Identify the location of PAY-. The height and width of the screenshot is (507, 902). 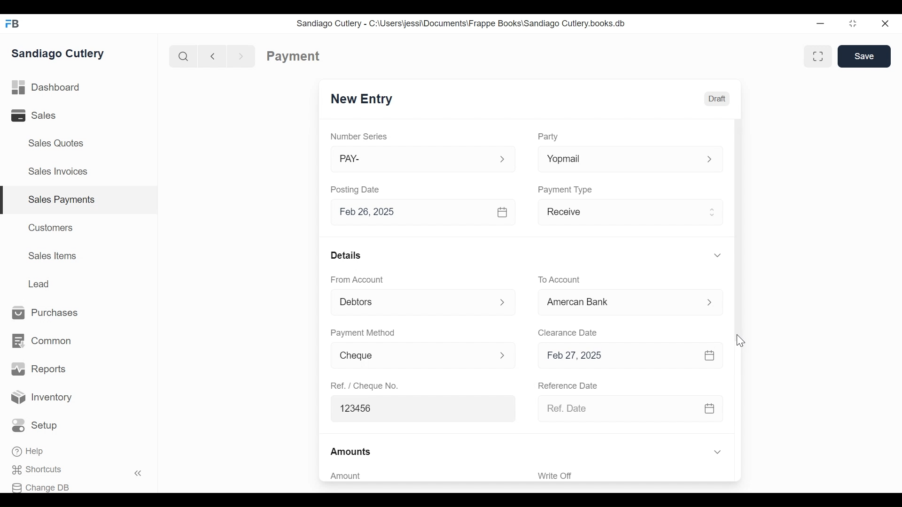
(412, 161).